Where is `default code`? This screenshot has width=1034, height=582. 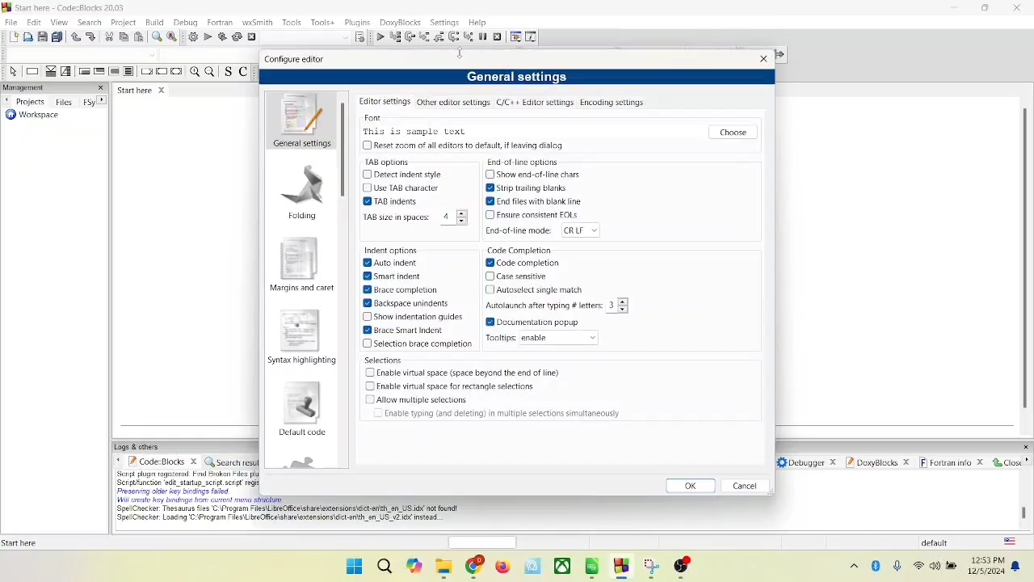 default code is located at coordinates (302, 412).